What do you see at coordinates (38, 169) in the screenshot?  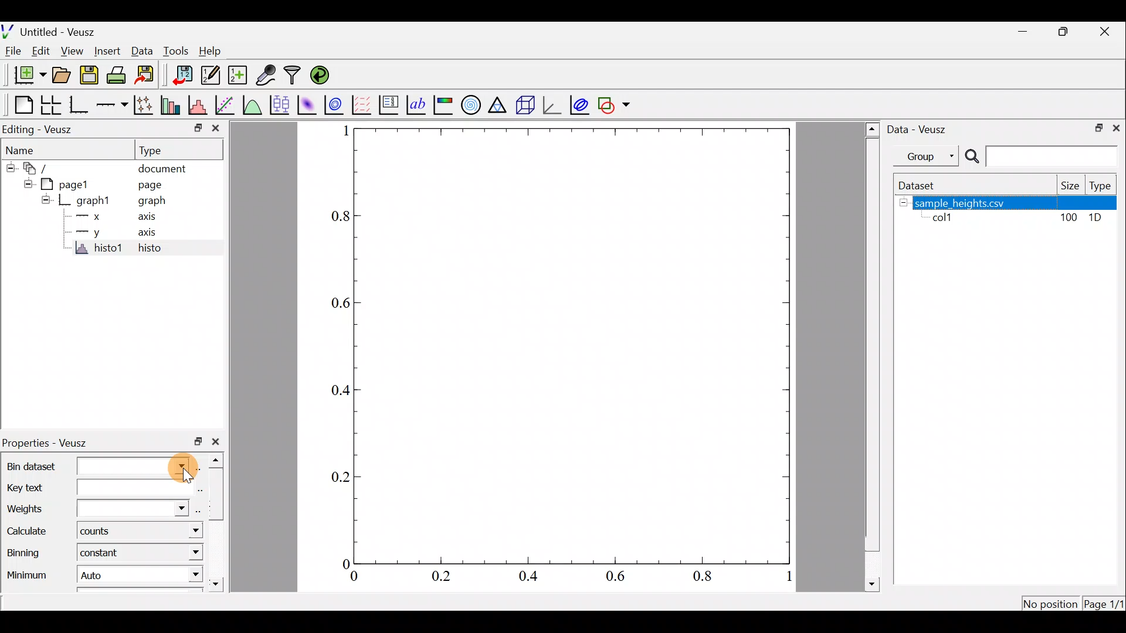 I see `document widget` at bounding box center [38, 169].